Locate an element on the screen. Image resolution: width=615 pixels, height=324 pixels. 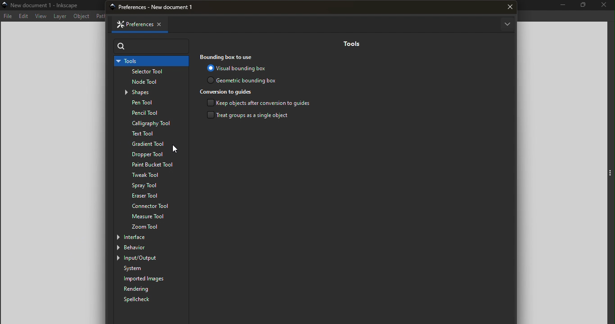
Tools is located at coordinates (350, 44).